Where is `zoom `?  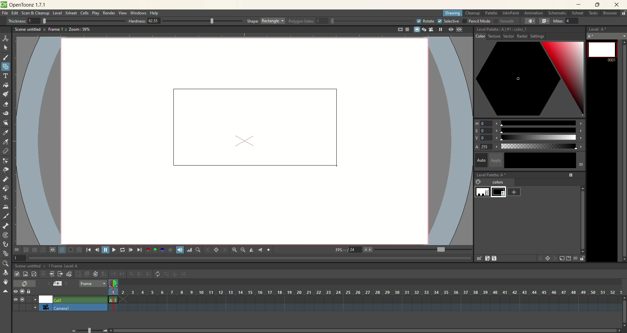
zoom  is located at coordinates (5, 264).